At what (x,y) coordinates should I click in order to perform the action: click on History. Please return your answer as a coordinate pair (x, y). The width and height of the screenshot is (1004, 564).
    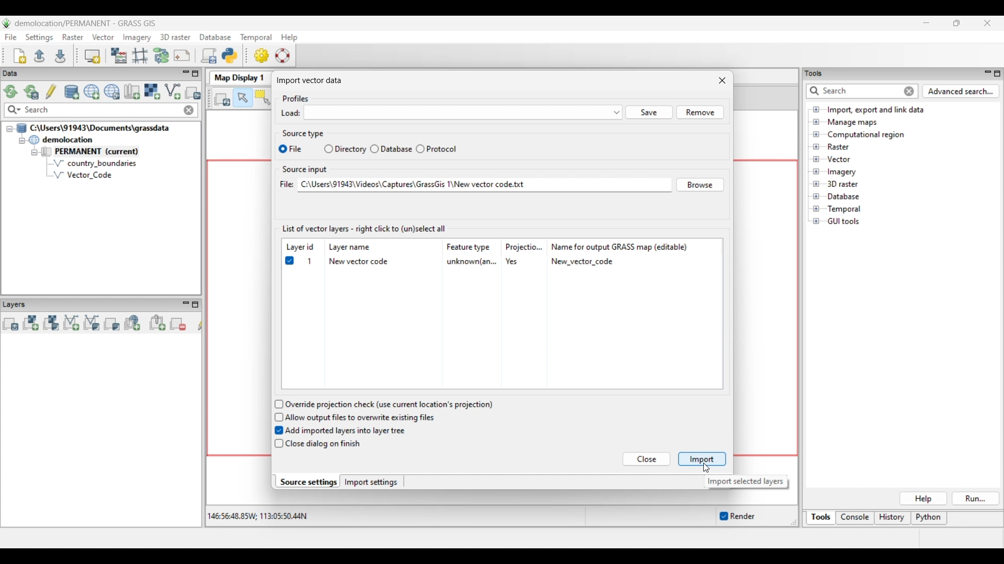
    Looking at the image, I should click on (893, 518).